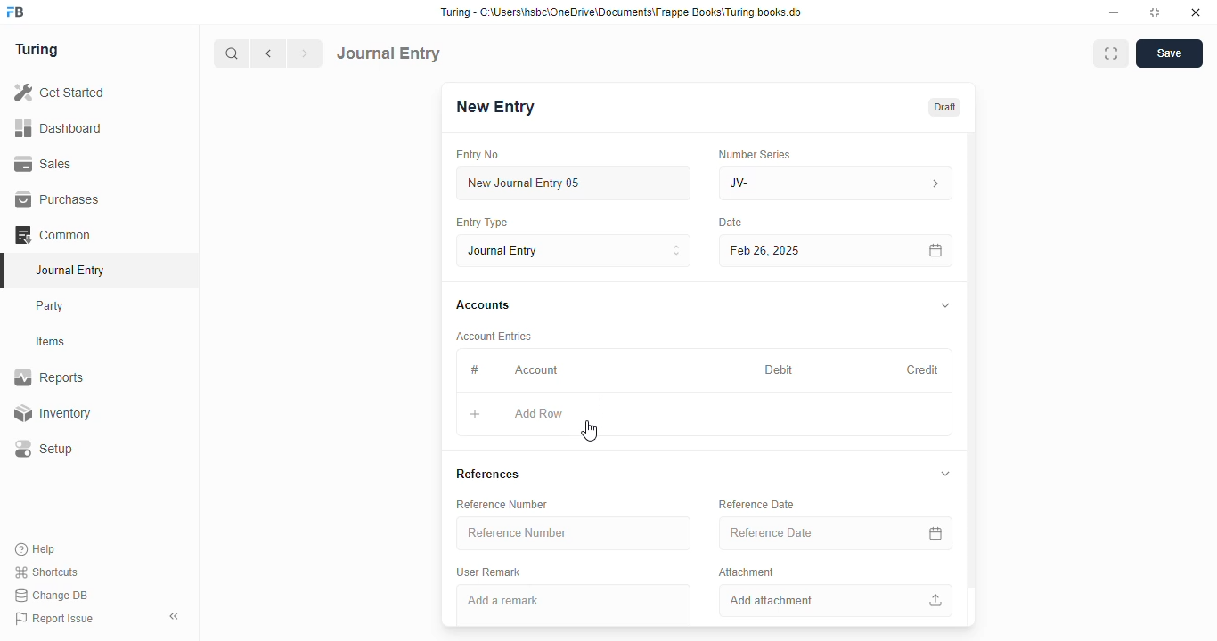  I want to click on toggle expand/collapse, so click(946, 306).